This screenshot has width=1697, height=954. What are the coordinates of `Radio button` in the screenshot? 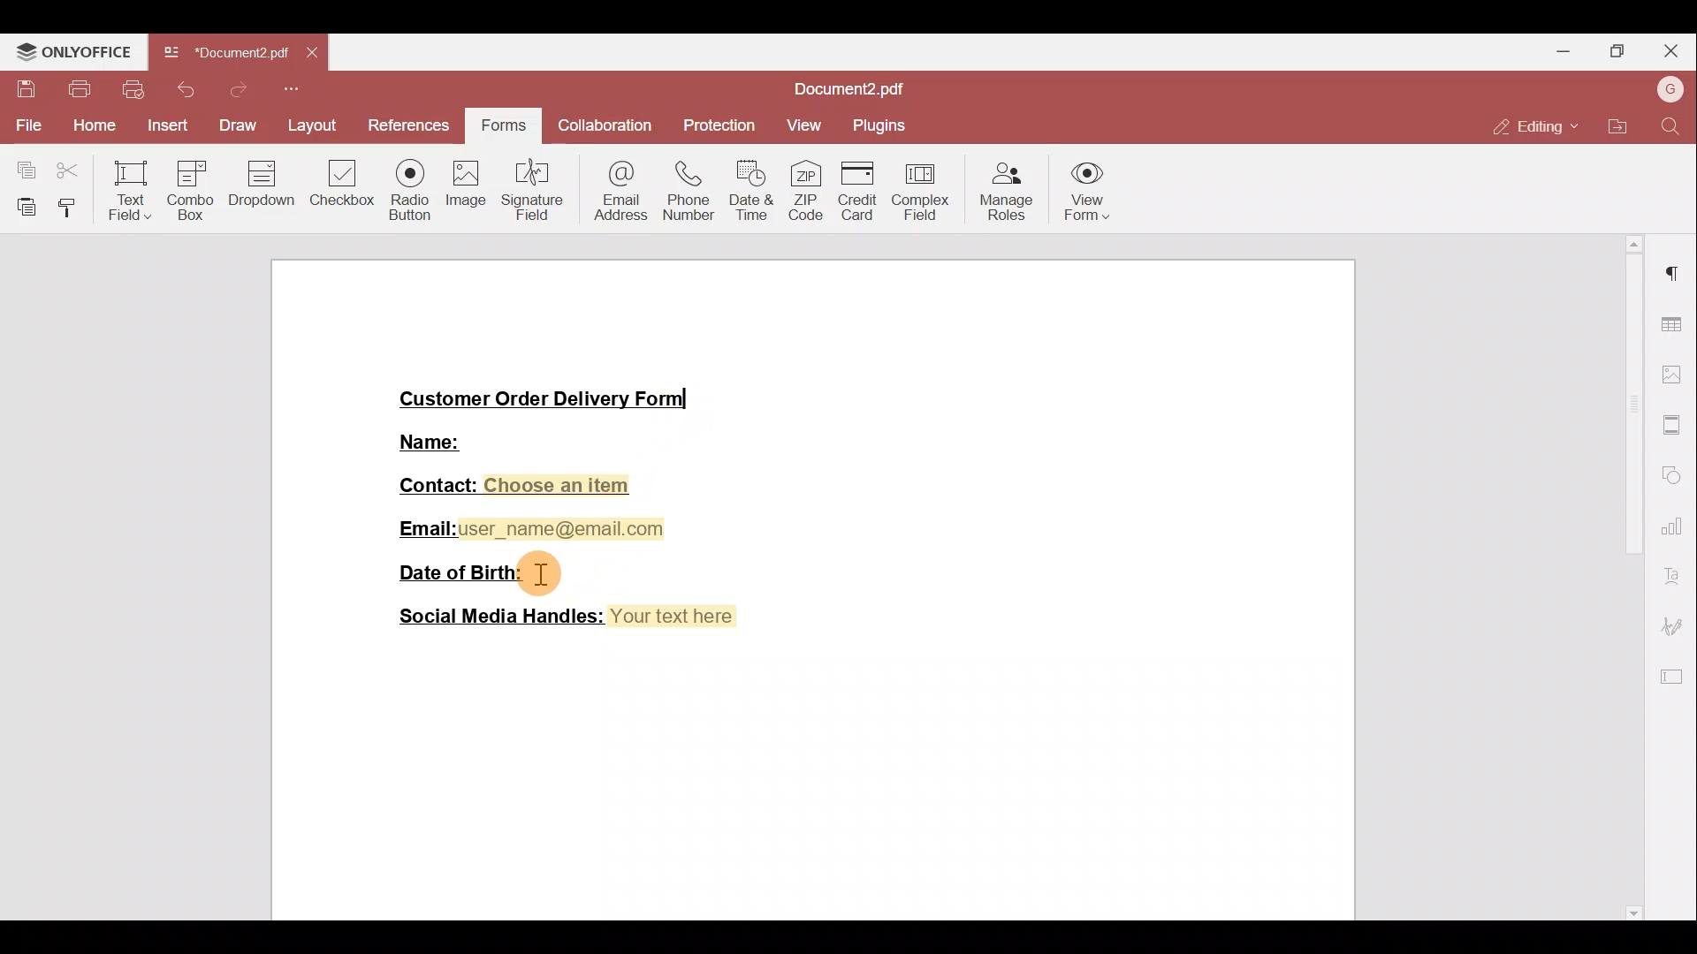 It's located at (409, 185).